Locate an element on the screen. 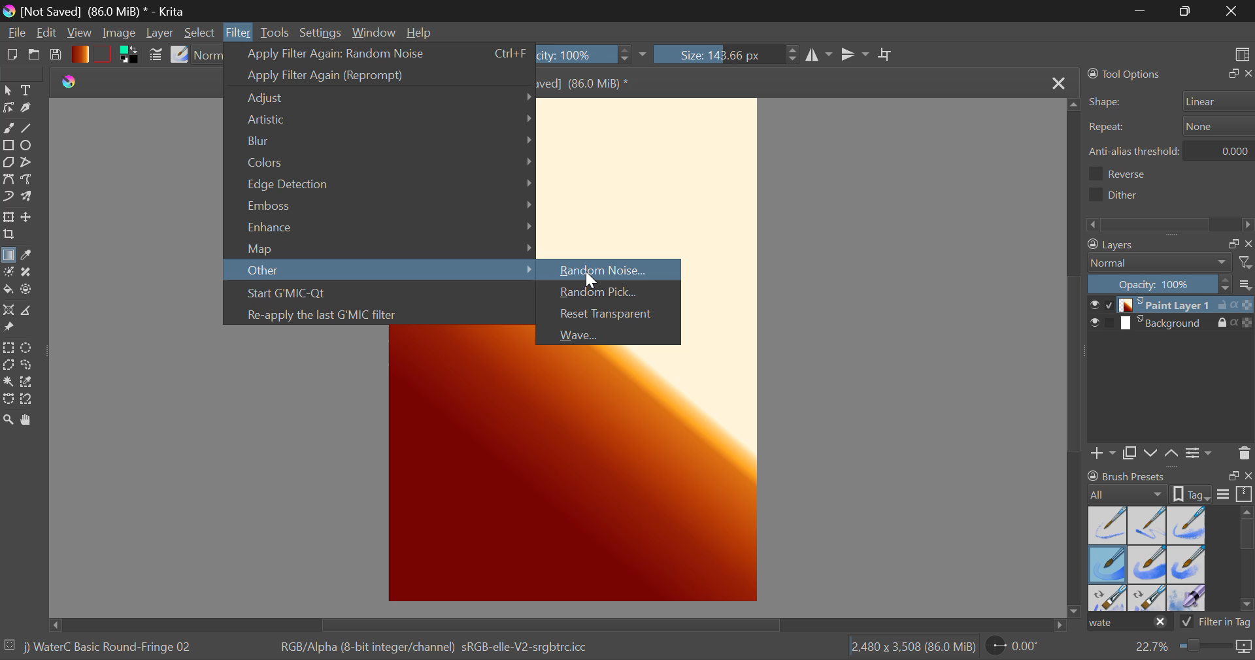 The height and width of the screenshot is (660, 1255). Start GMIC-Qt is located at coordinates (380, 295).